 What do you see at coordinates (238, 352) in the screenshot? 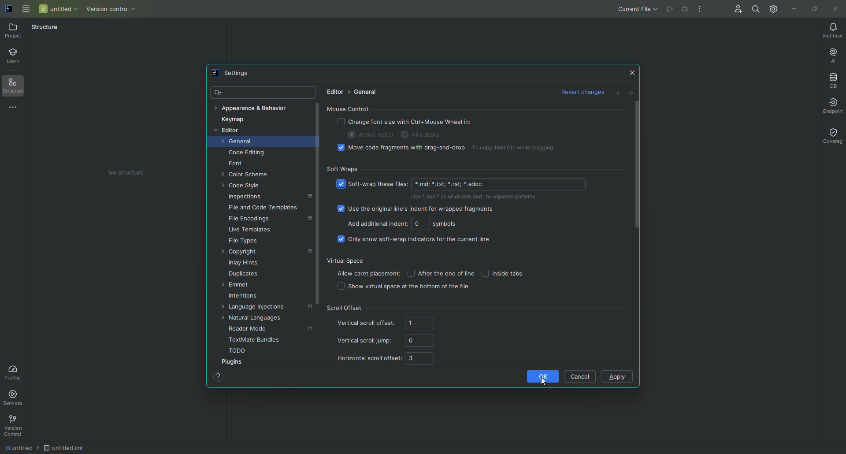
I see `TODO` at bounding box center [238, 352].